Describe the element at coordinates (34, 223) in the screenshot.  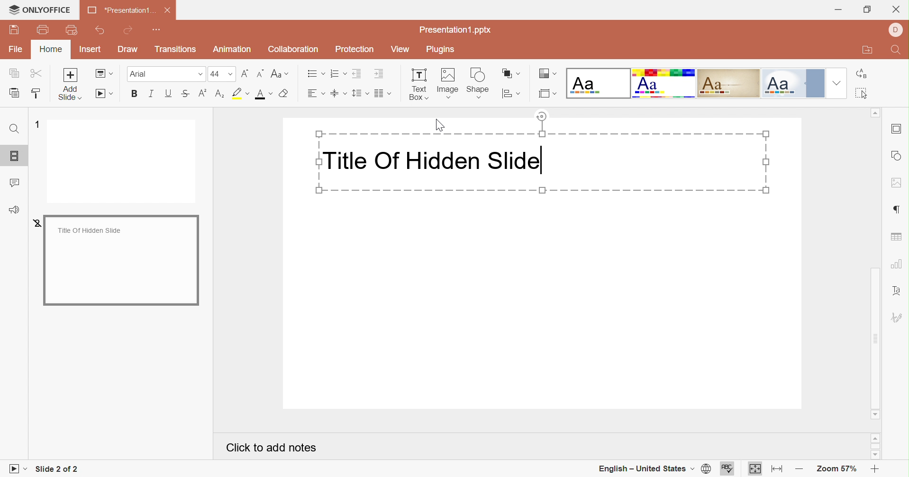
I see `2` at that location.